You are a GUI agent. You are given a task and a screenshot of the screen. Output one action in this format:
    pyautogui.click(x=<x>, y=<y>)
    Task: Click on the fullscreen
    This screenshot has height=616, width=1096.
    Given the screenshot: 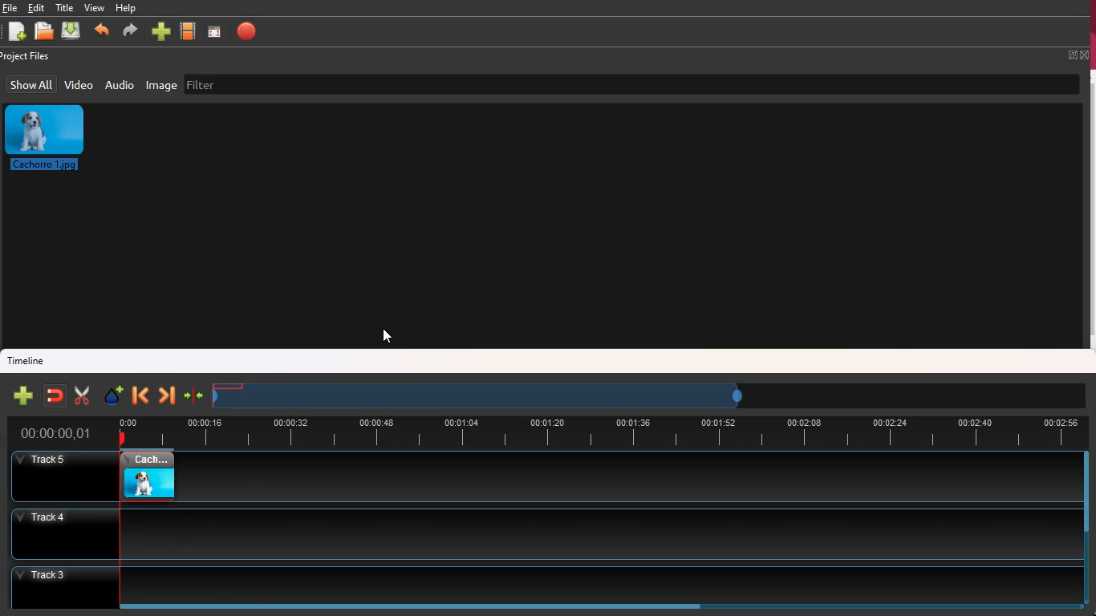 What is the action you would take?
    pyautogui.click(x=1077, y=53)
    